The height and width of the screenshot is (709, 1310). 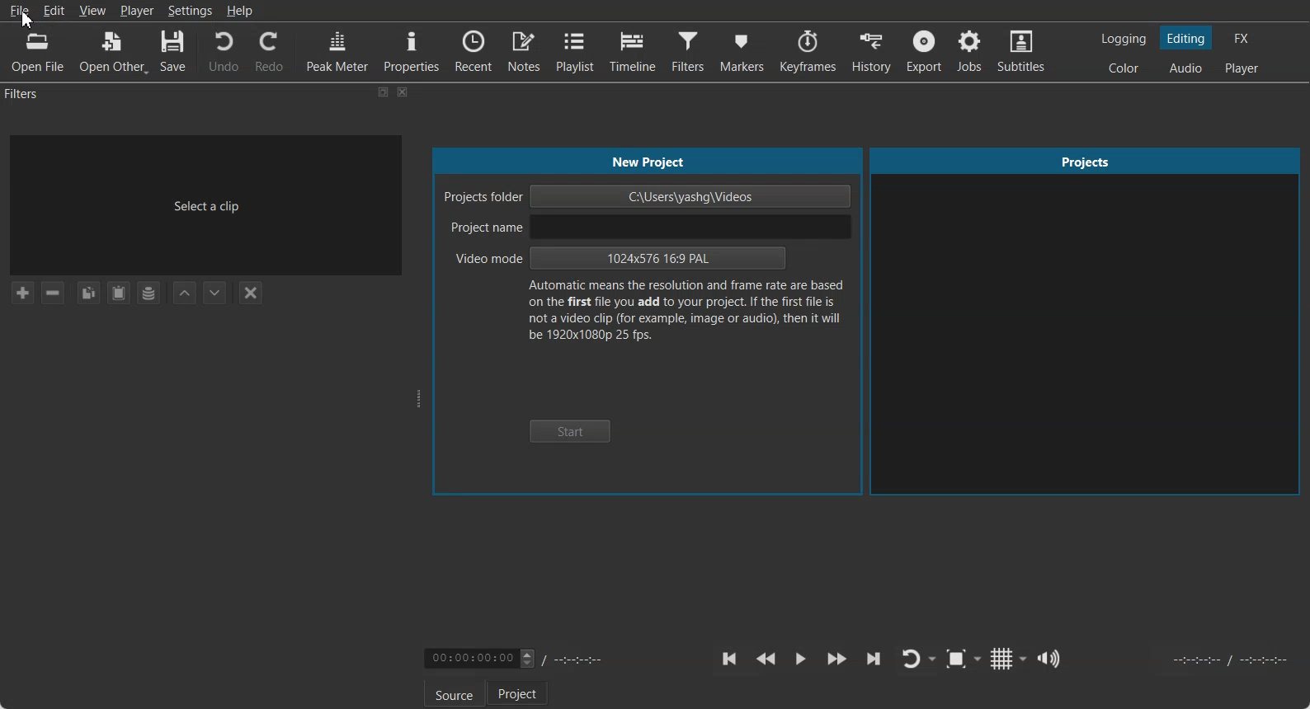 What do you see at coordinates (119, 293) in the screenshot?
I see `Paste Filter` at bounding box center [119, 293].